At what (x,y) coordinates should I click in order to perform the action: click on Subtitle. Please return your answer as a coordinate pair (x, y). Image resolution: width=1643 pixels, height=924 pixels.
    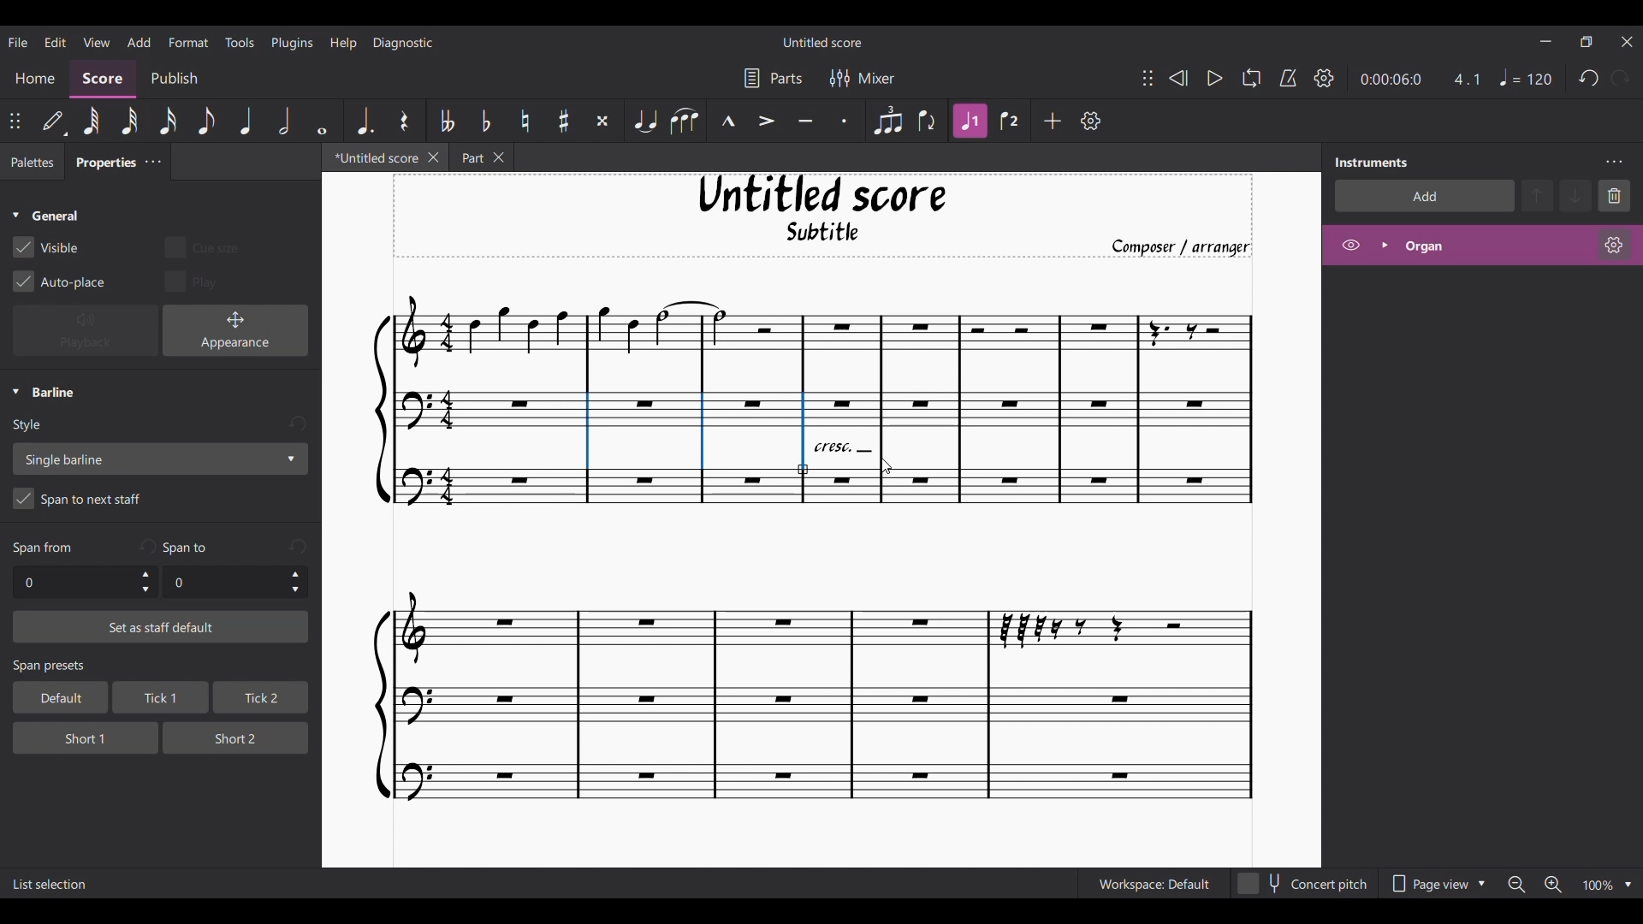
    Looking at the image, I should click on (825, 236).